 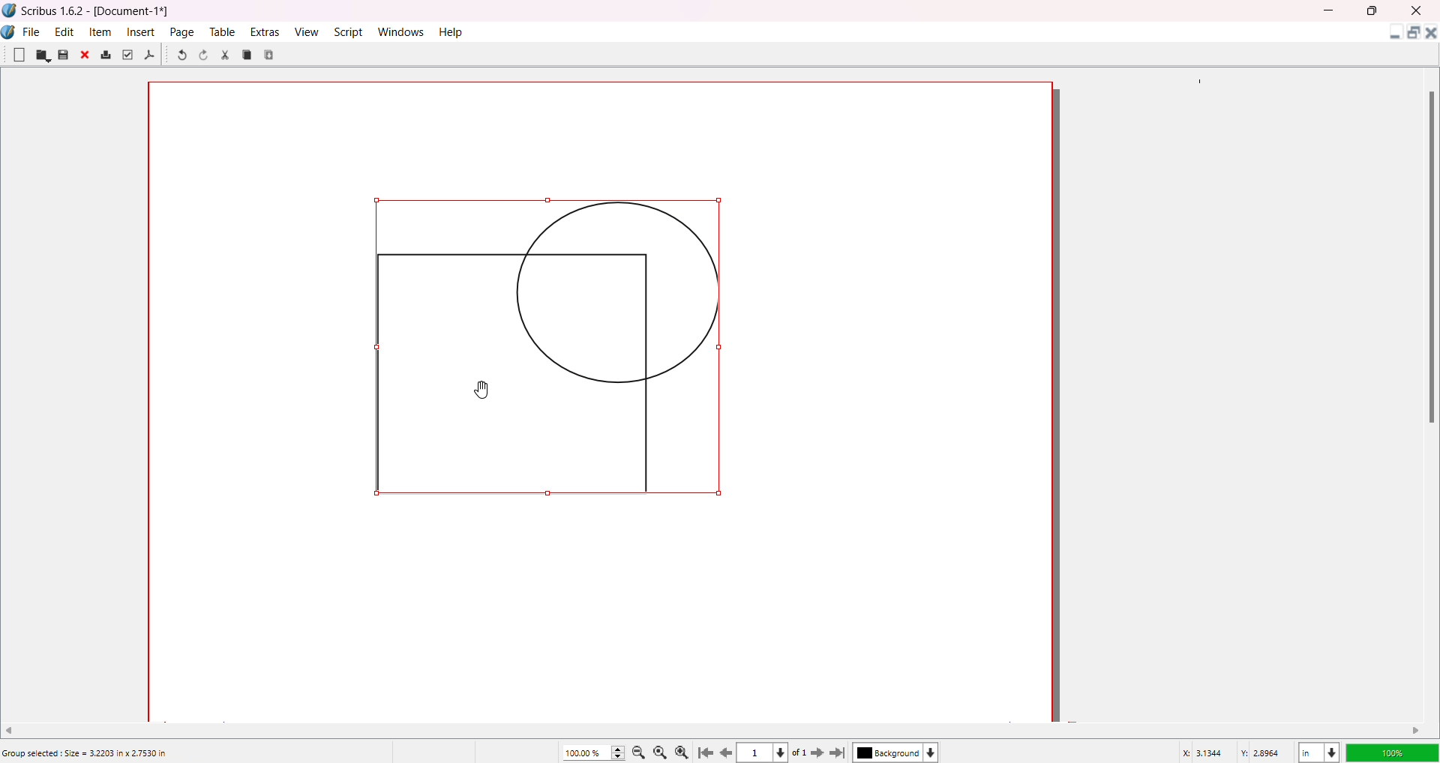 What do you see at coordinates (32, 30) in the screenshot?
I see `File` at bounding box center [32, 30].